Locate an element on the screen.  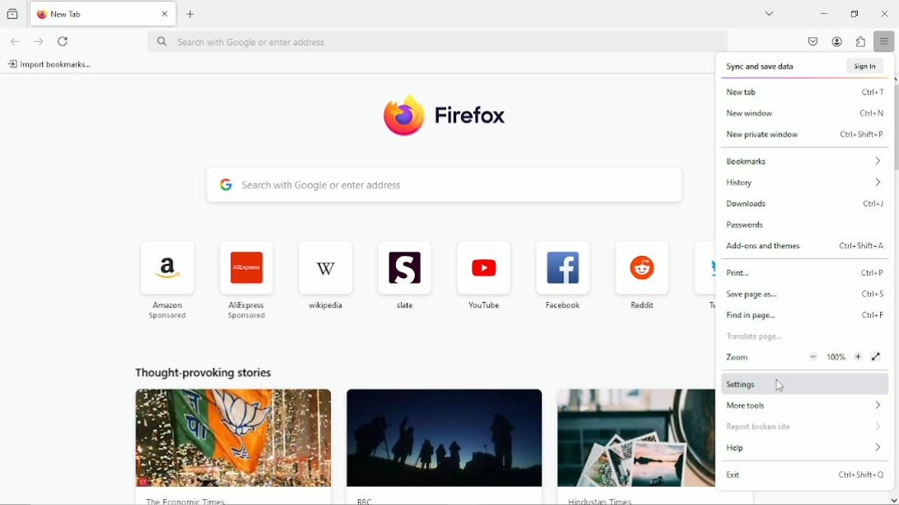
print is located at coordinates (766, 272).